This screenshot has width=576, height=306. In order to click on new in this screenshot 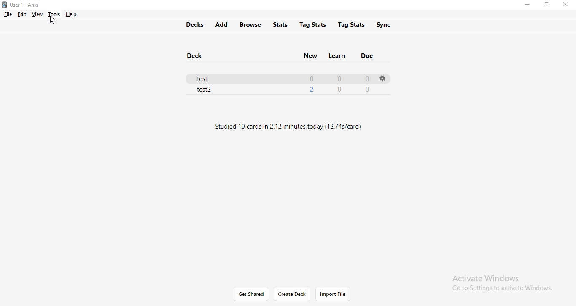, I will do `click(306, 55)`.